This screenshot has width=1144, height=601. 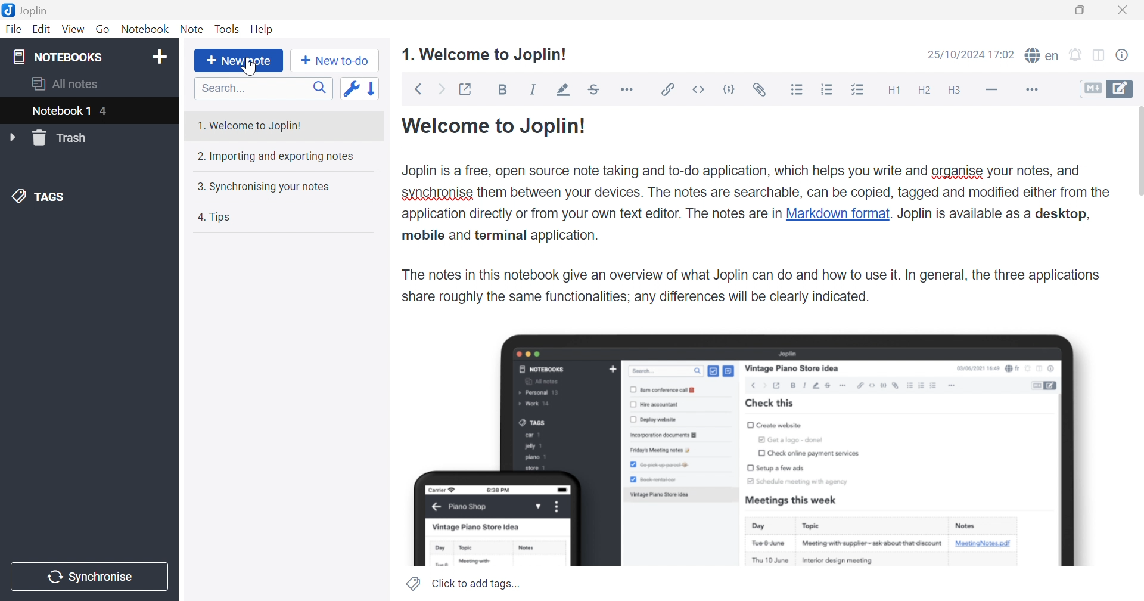 What do you see at coordinates (495, 127) in the screenshot?
I see `Welcome to Joplin!` at bounding box center [495, 127].